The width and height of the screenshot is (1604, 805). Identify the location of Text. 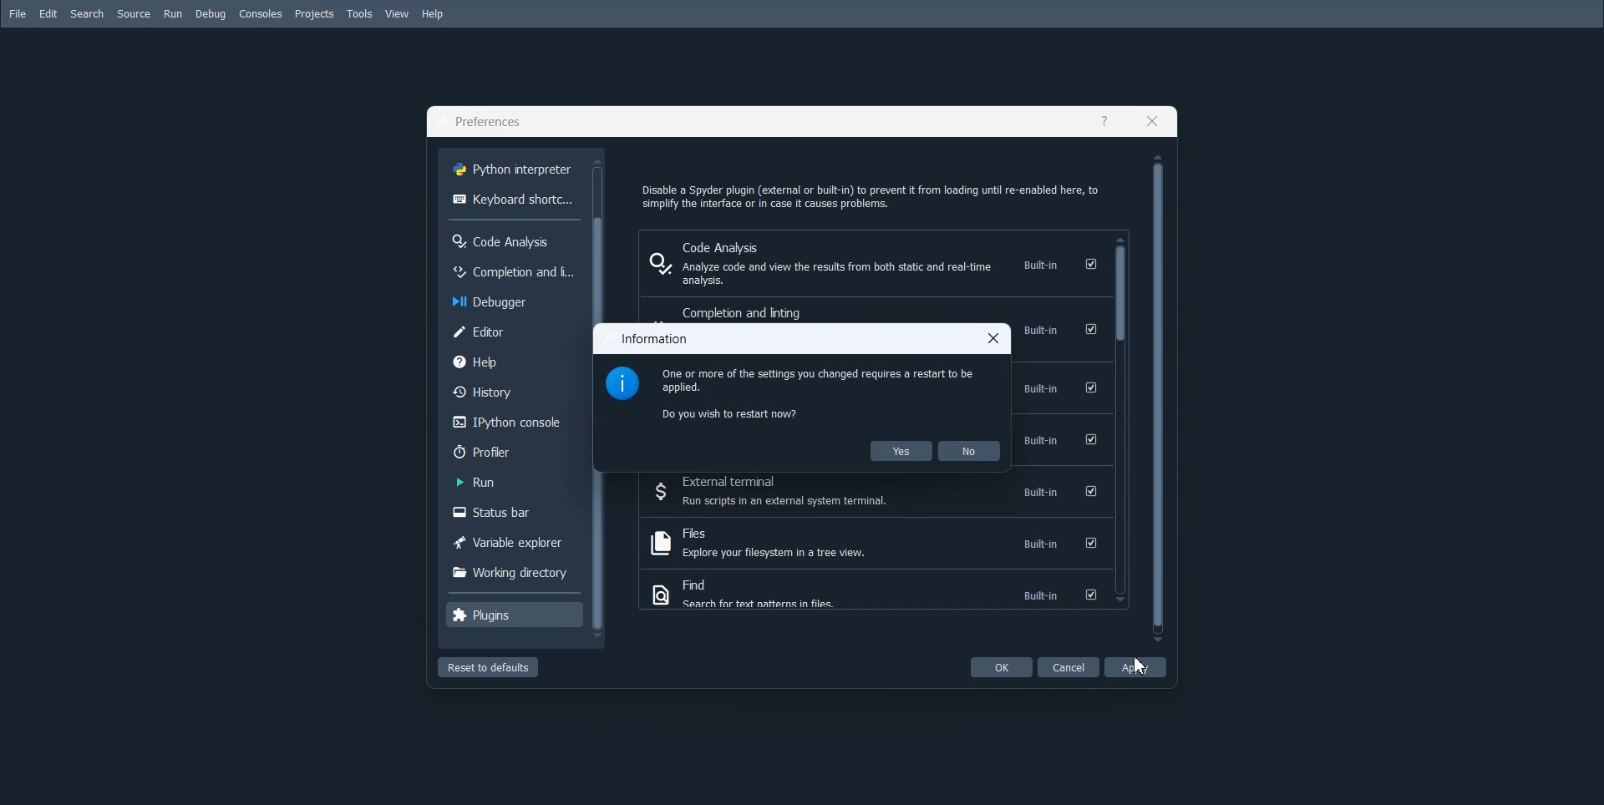
(490, 123).